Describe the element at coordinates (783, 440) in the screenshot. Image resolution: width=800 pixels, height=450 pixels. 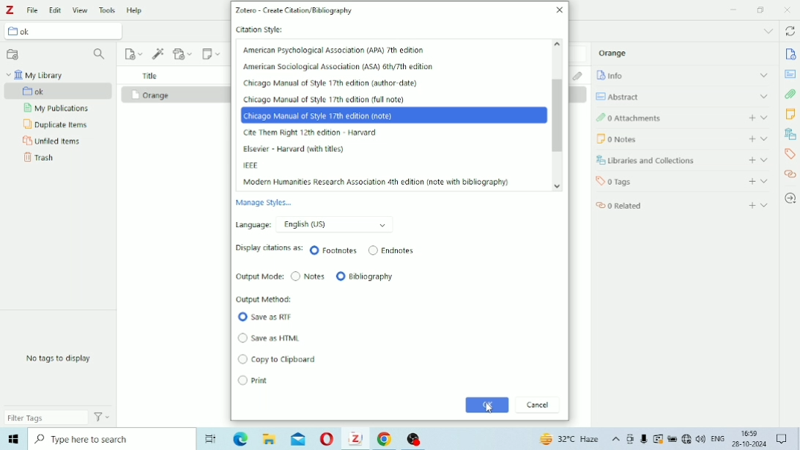
I see `Notifications` at that location.